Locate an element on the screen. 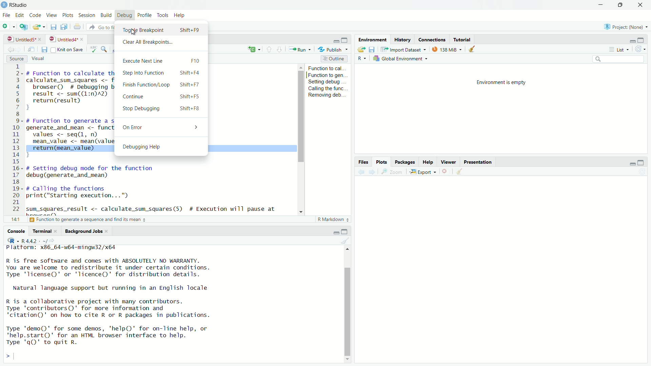 The width and height of the screenshot is (651, 366). search field is located at coordinates (618, 59).